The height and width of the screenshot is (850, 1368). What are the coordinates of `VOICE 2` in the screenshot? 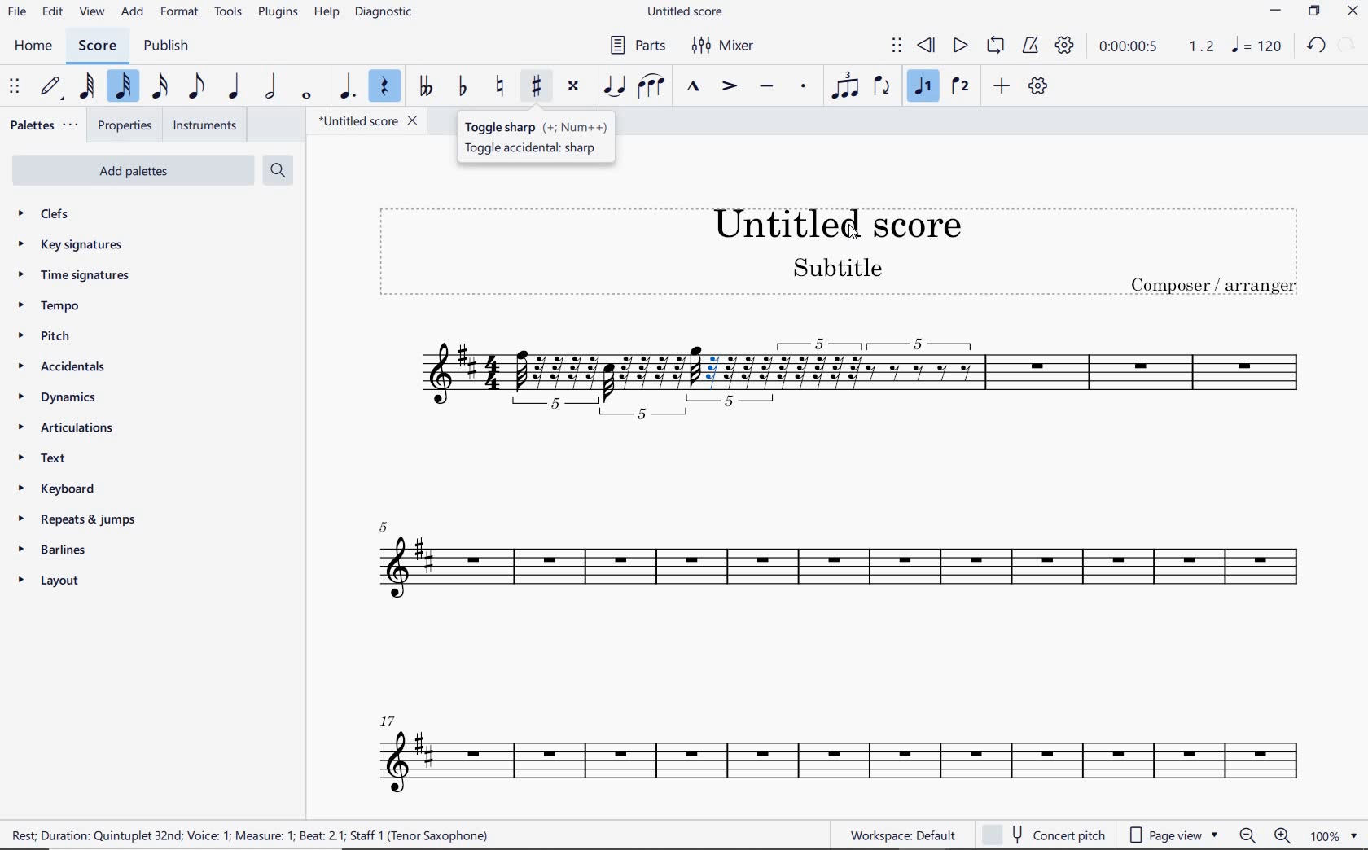 It's located at (962, 87).